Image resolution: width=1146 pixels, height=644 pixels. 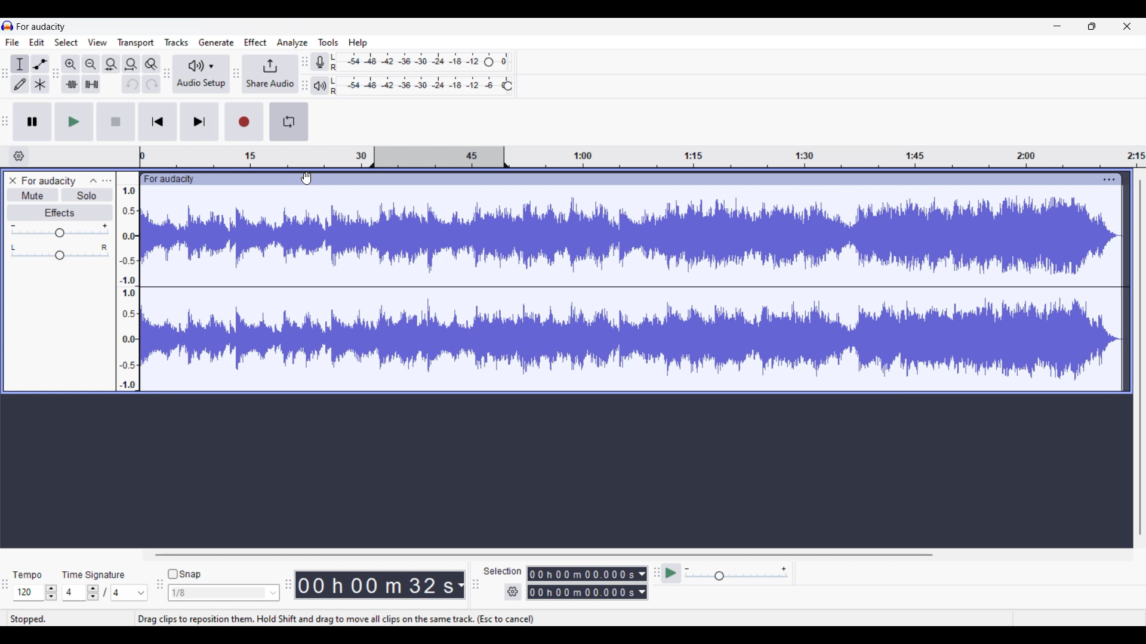 What do you see at coordinates (358, 44) in the screenshot?
I see `Help menu` at bounding box center [358, 44].